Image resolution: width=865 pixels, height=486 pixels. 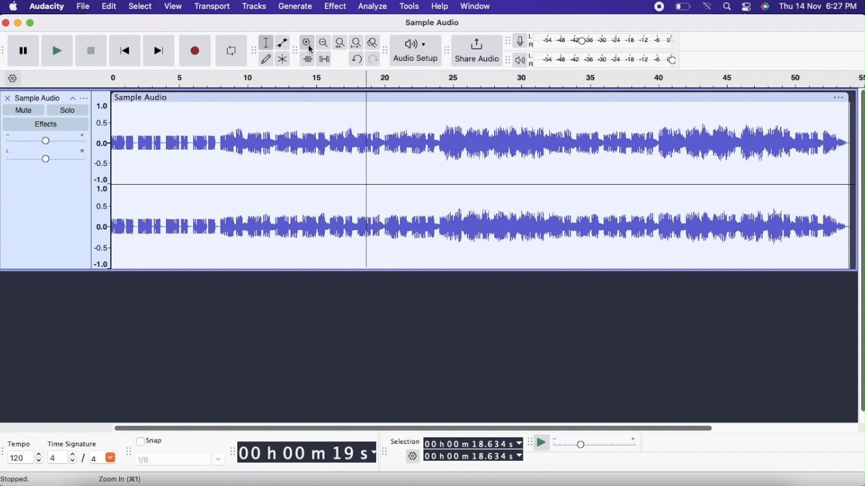 I want to click on Skip to start, so click(x=125, y=51).